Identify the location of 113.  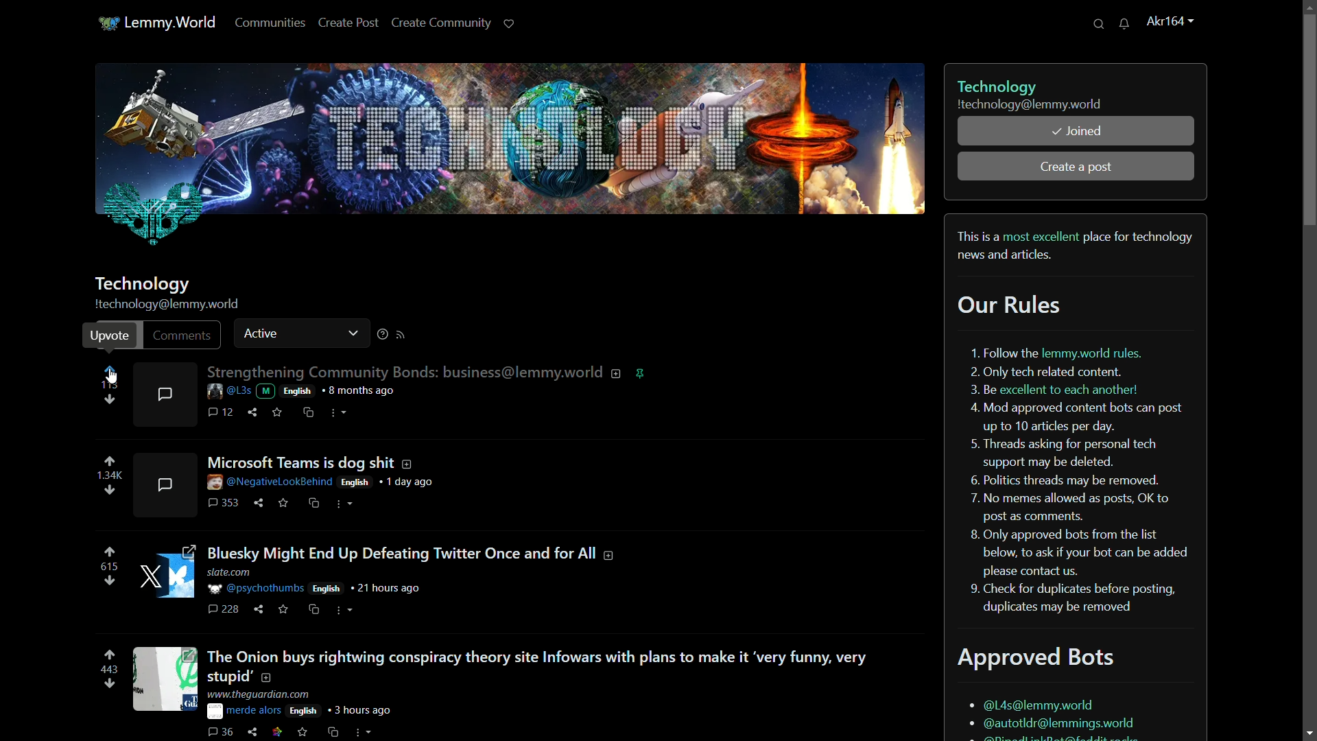
(110, 386).